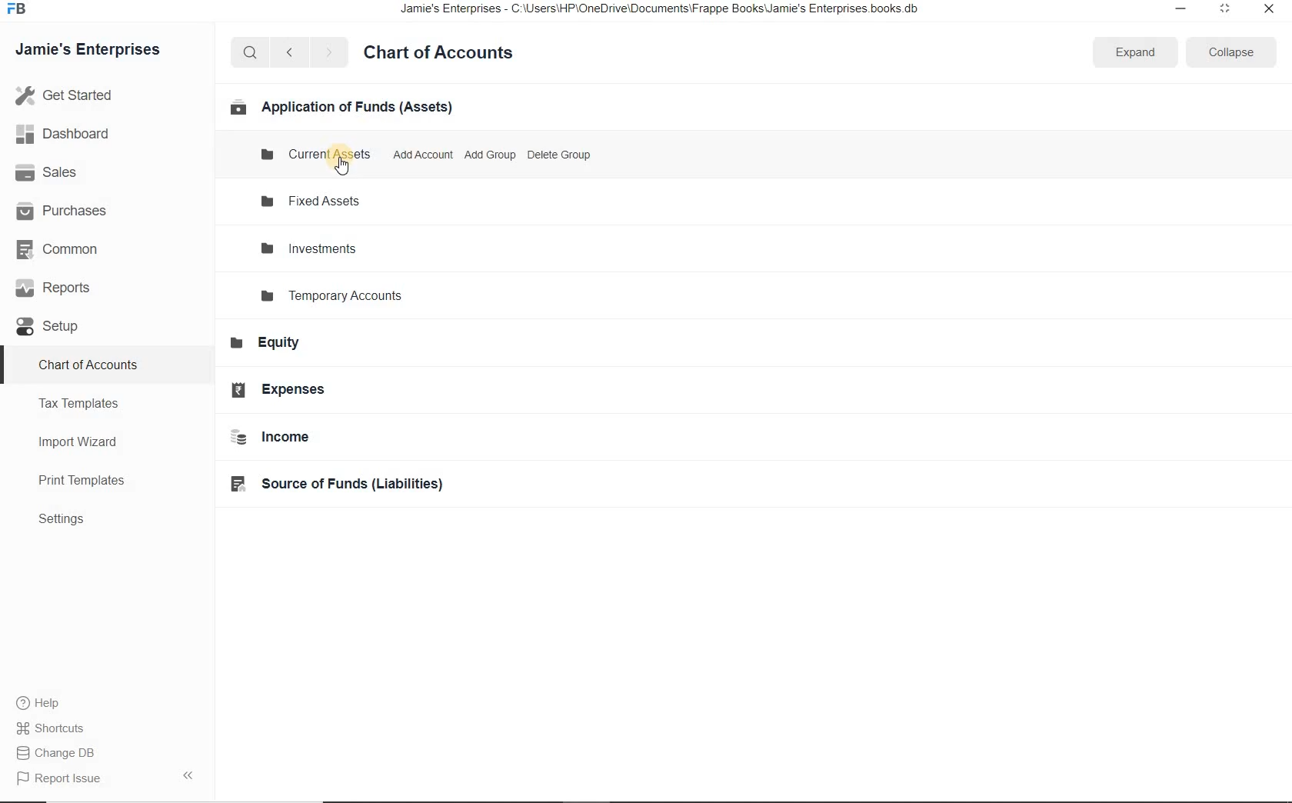 The width and height of the screenshot is (1292, 803). What do you see at coordinates (272, 345) in the screenshot?
I see `Equity` at bounding box center [272, 345].